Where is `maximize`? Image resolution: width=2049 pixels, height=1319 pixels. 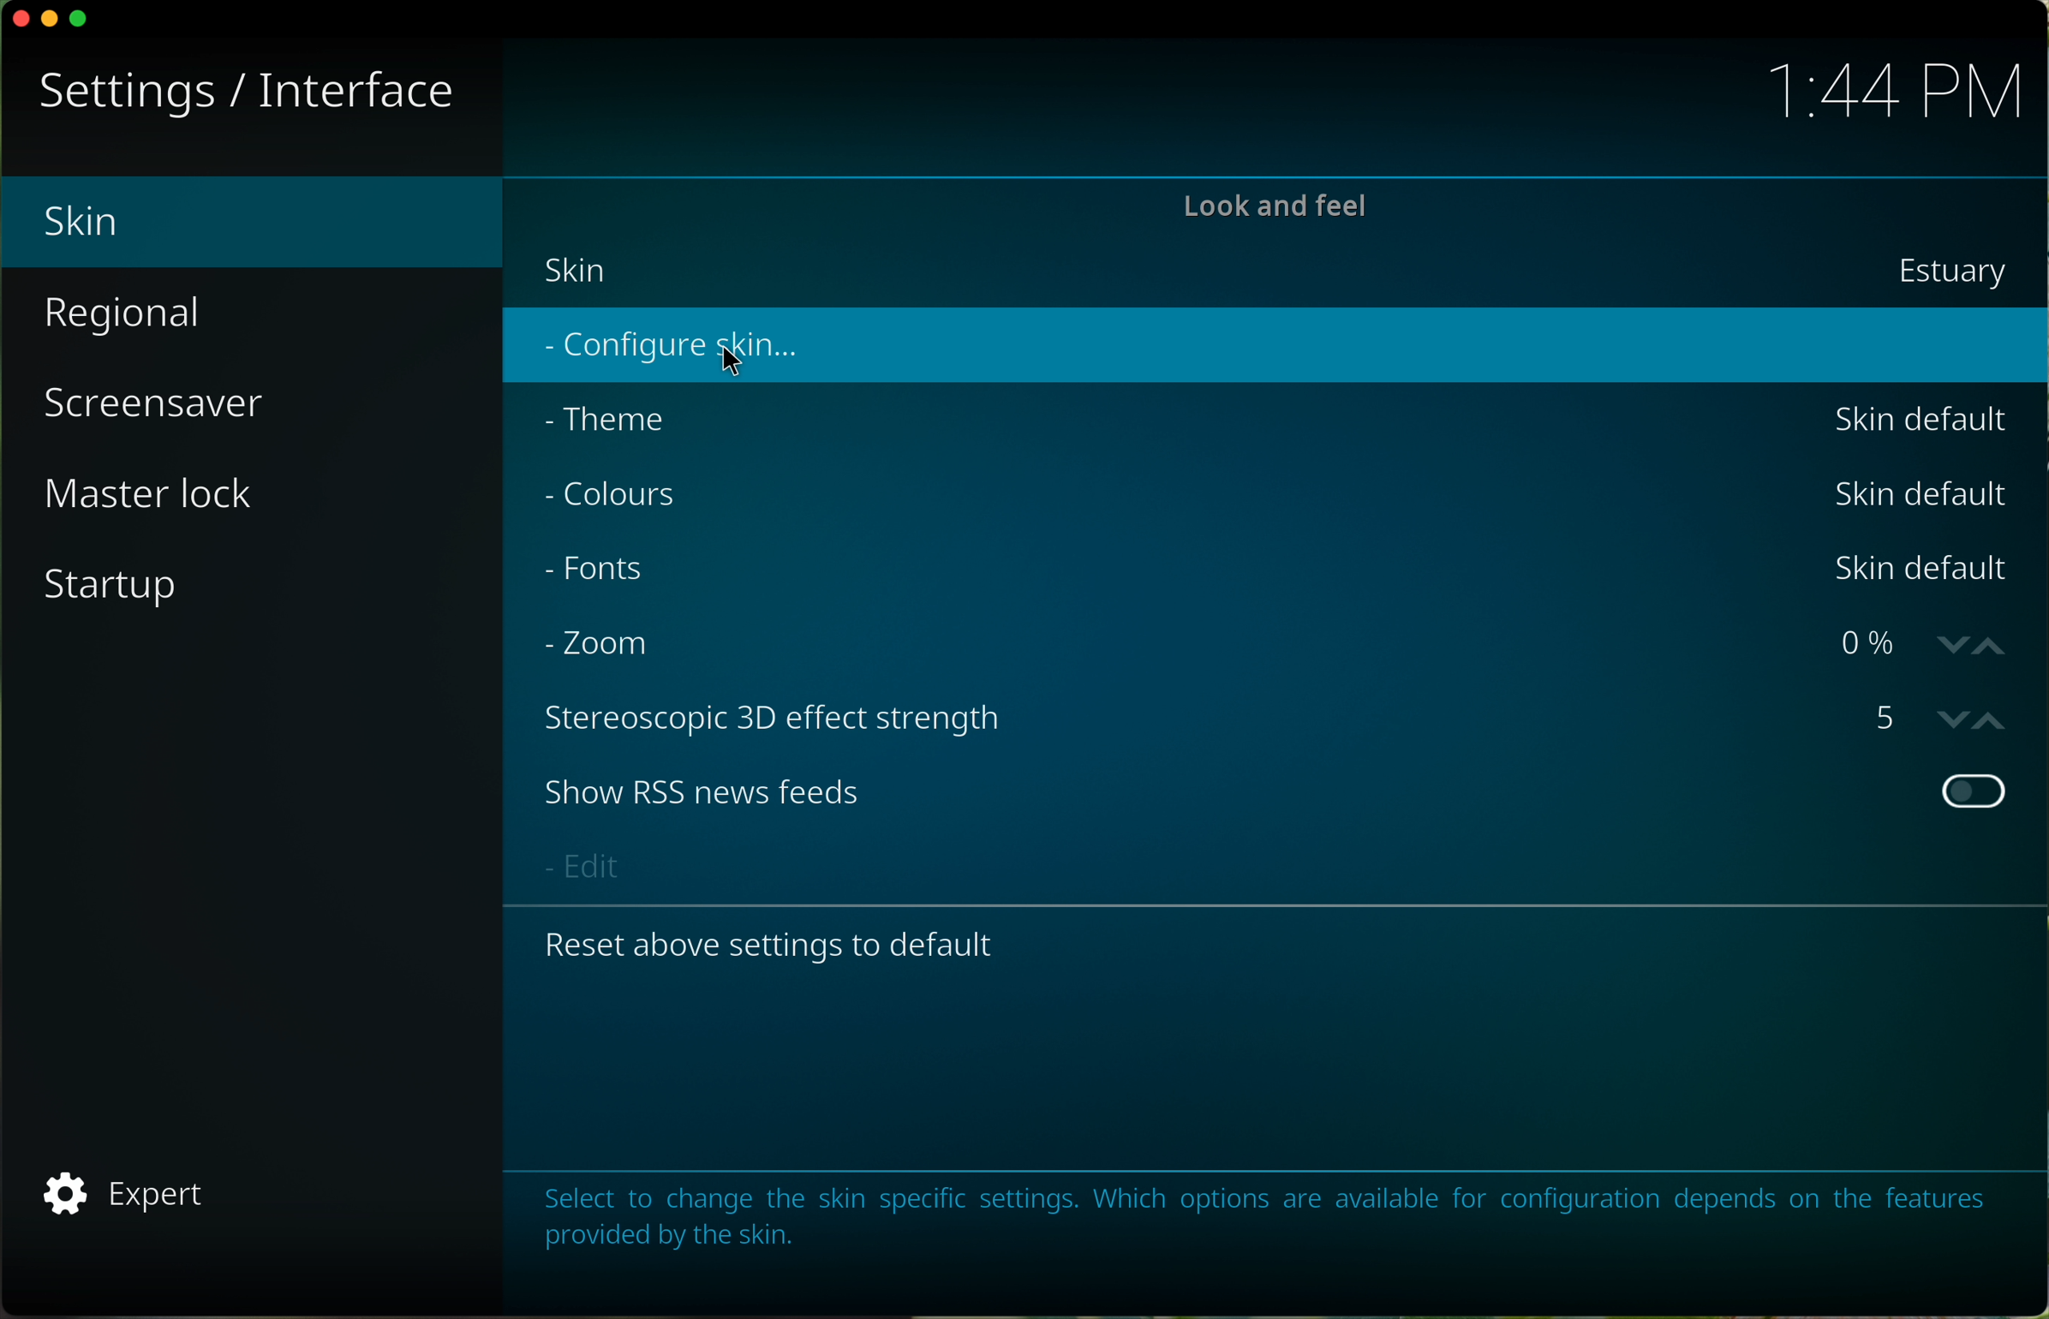 maximize is located at coordinates (85, 17).